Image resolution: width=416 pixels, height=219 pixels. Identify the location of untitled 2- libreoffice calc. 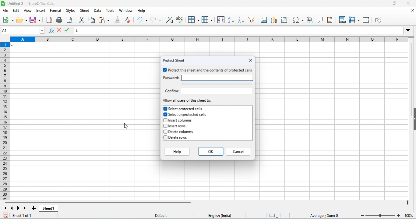
(29, 3).